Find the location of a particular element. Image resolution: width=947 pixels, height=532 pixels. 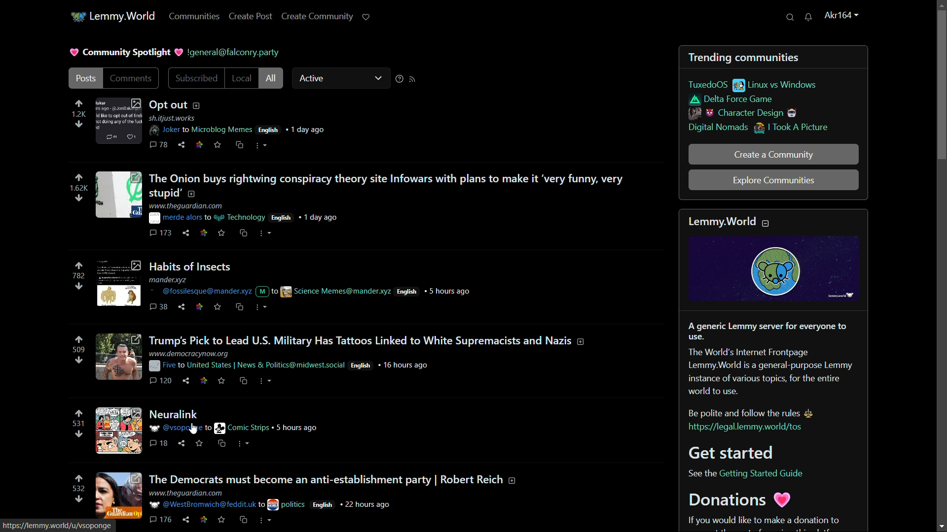

comments is located at coordinates (161, 381).